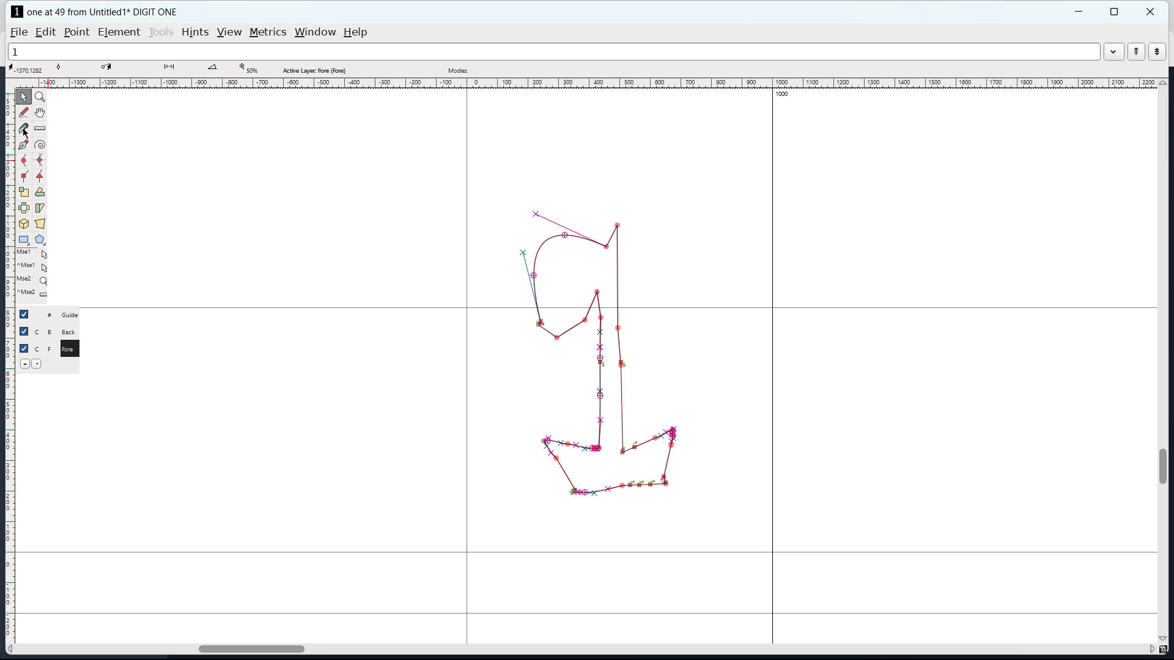 The width and height of the screenshot is (1174, 660). What do you see at coordinates (17, 12) in the screenshot?
I see `logo` at bounding box center [17, 12].